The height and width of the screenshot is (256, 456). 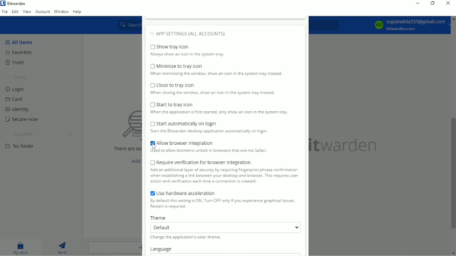 What do you see at coordinates (26, 11) in the screenshot?
I see `View` at bounding box center [26, 11].